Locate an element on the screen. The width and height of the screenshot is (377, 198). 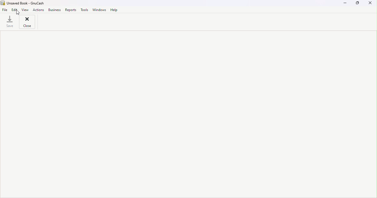
View is located at coordinates (26, 10).